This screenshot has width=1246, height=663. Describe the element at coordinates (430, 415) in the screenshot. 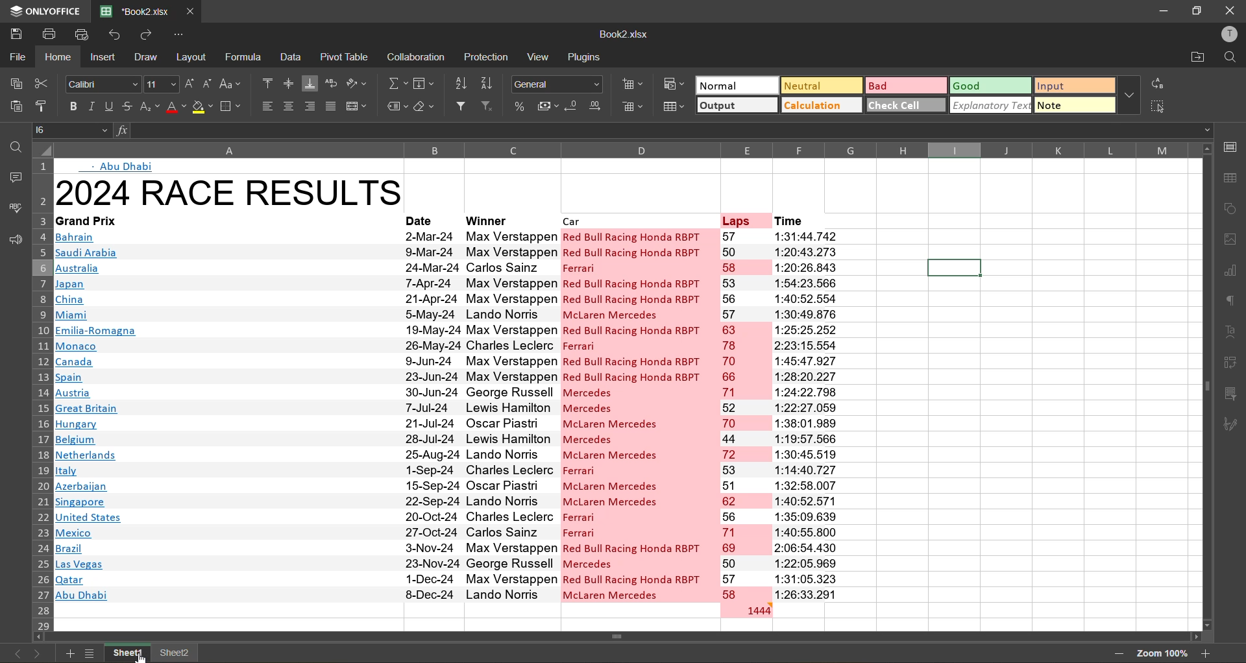

I see `date` at that location.